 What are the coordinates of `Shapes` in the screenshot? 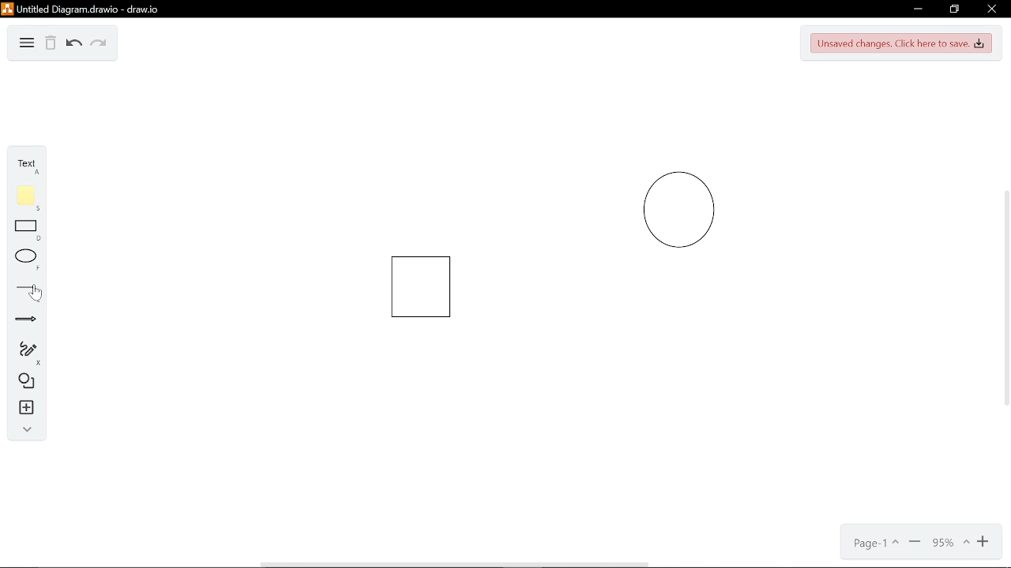 It's located at (21, 381).